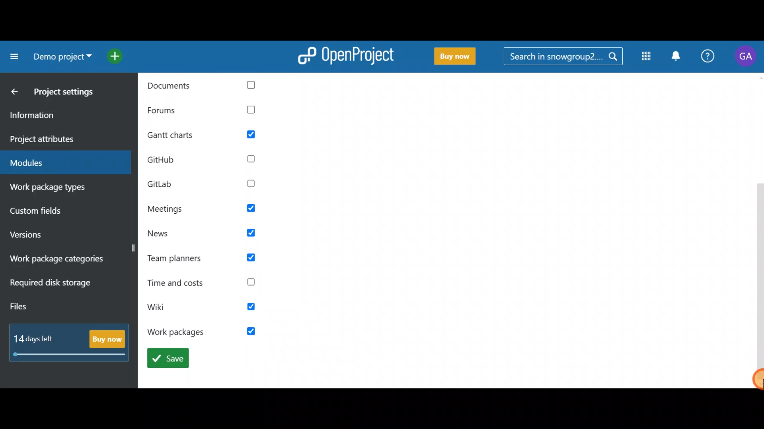 The width and height of the screenshot is (764, 429). What do you see at coordinates (456, 58) in the screenshot?
I see `Buy now` at bounding box center [456, 58].